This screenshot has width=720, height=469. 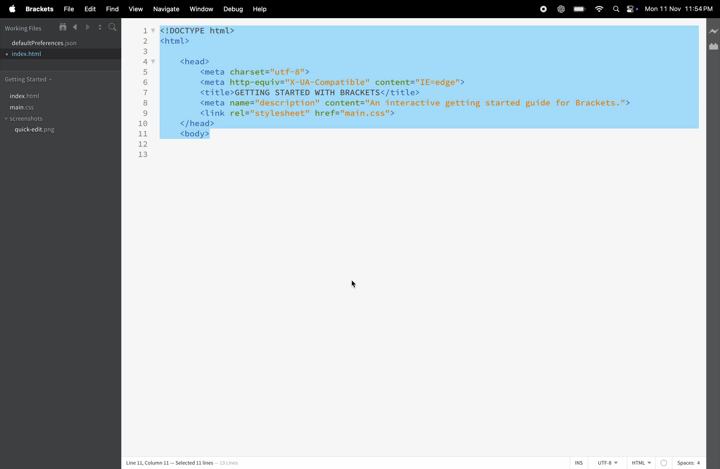 I want to click on window, so click(x=201, y=9).